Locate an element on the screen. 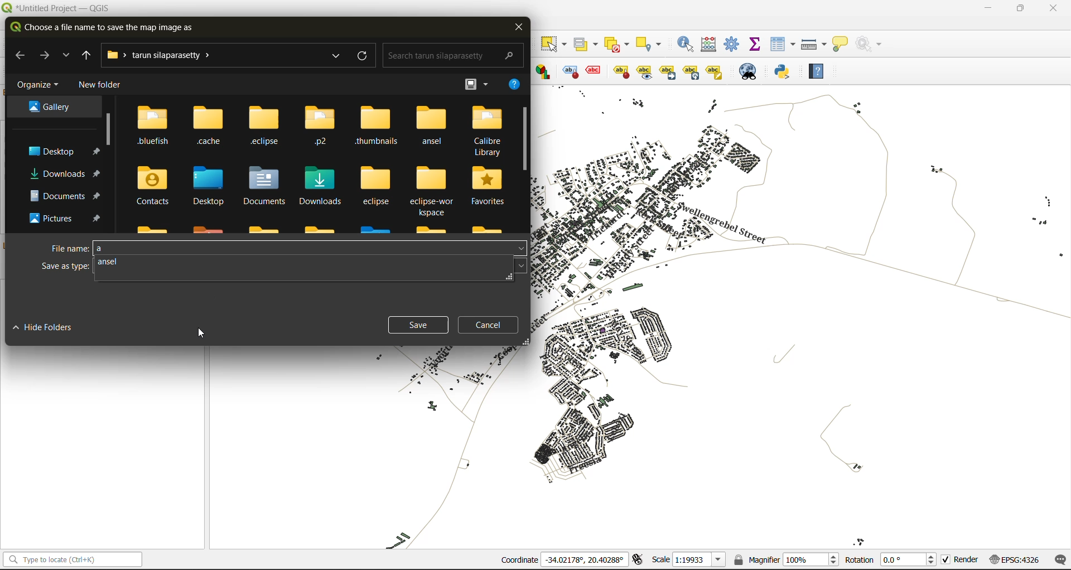 The image size is (1071, 570). measure line is located at coordinates (814, 44).